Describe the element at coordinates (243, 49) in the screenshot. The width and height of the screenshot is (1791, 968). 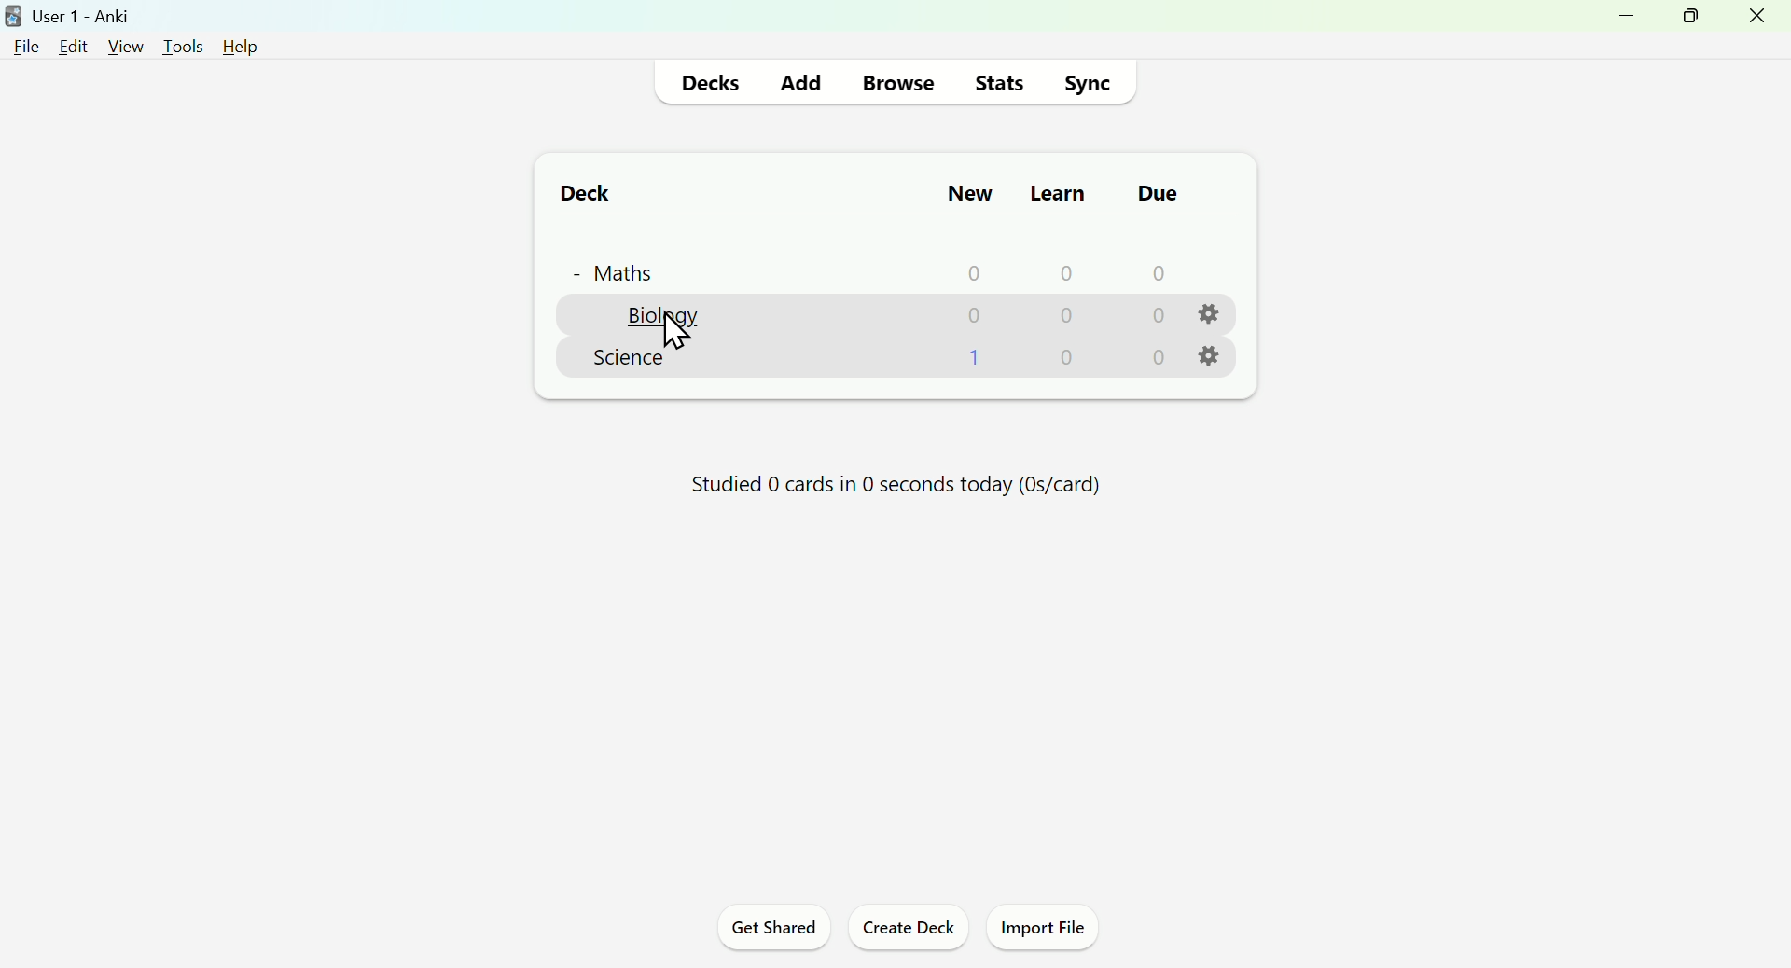
I see `help` at that location.